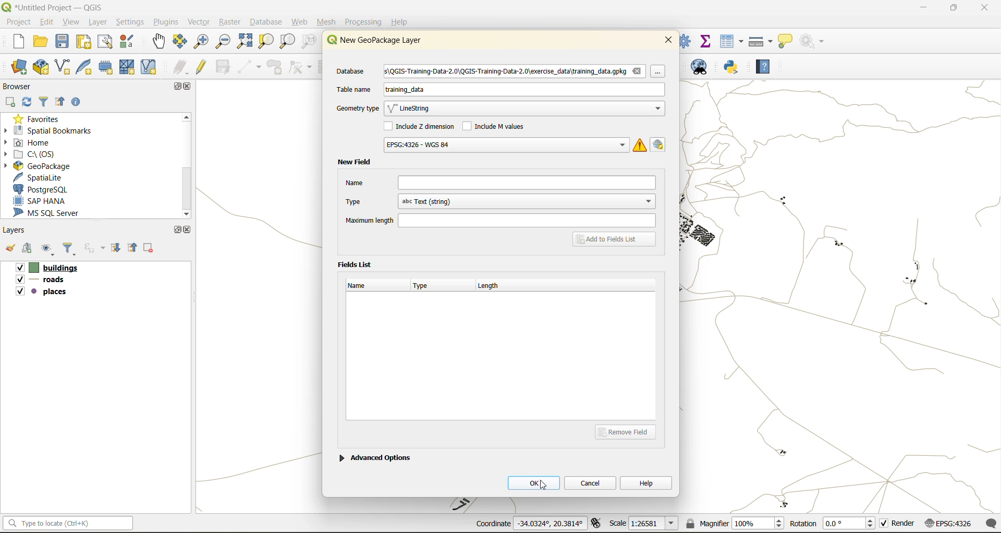 Image resolution: width=1001 pixels, height=533 pixels. What do you see at coordinates (499, 220) in the screenshot?
I see `maximum length` at bounding box center [499, 220].